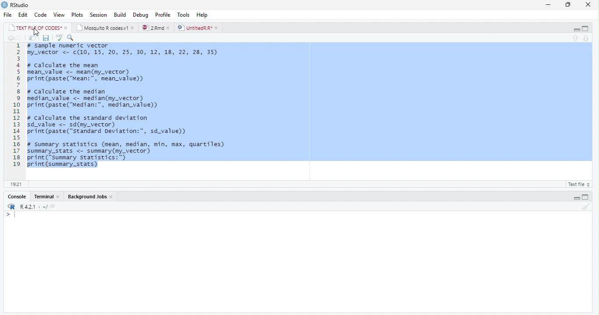 The height and width of the screenshot is (315, 599). What do you see at coordinates (71, 38) in the screenshot?
I see `find and replace` at bounding box center [71, 38].